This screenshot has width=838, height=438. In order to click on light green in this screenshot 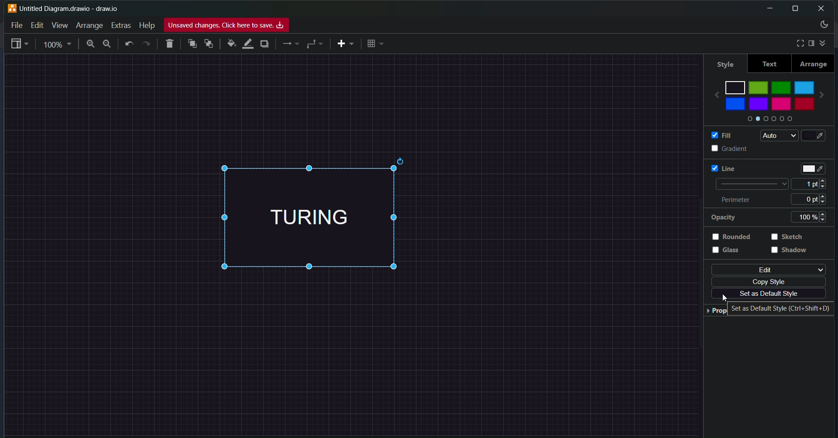, I will do `click(759, 87)`.